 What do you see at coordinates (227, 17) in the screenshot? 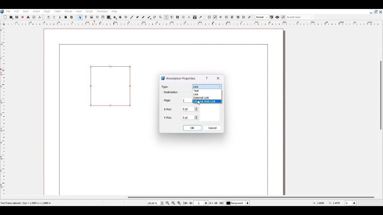
I see `PDF Text Field` at bounding box center [227, 17].